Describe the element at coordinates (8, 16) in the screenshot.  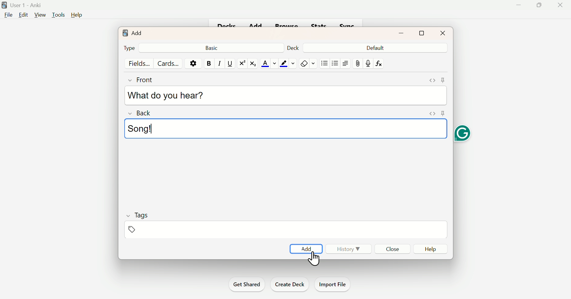
I see `File` at that location.